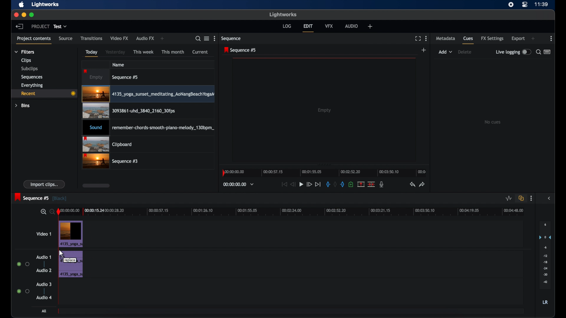 This screenshot has width=566, height=318. I want to click on clips, so click(26, 60).